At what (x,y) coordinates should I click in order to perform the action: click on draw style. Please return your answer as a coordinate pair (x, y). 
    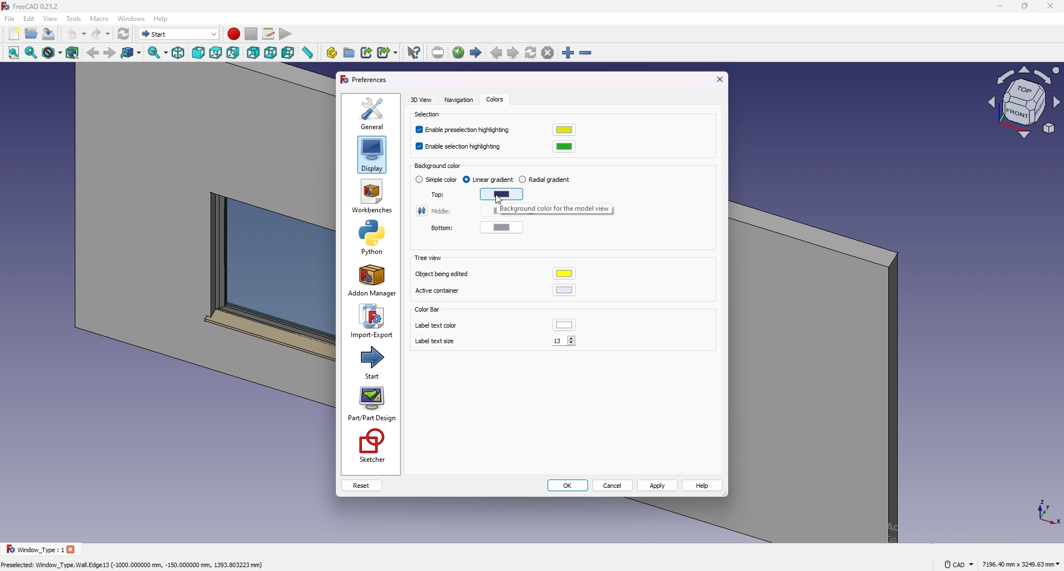
    Looking at the image, I should click on (52, 53).